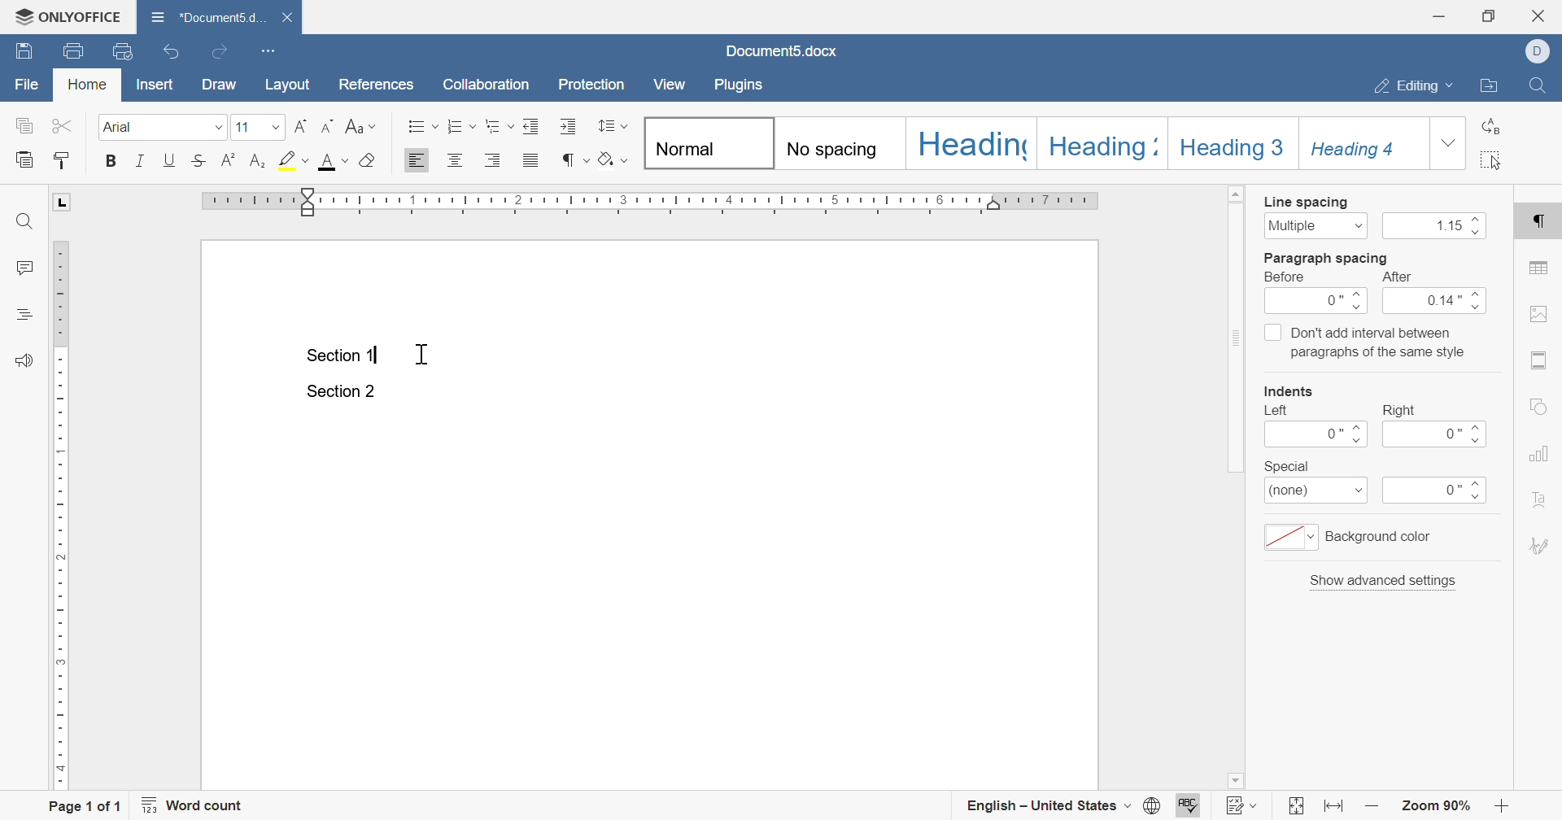 Image resolution: width=1562 pixels, height=820 pixels. What do you see at coordinates (294, 159) in the screenshot?
I see `highlight color` at bounding box center [294, 159].